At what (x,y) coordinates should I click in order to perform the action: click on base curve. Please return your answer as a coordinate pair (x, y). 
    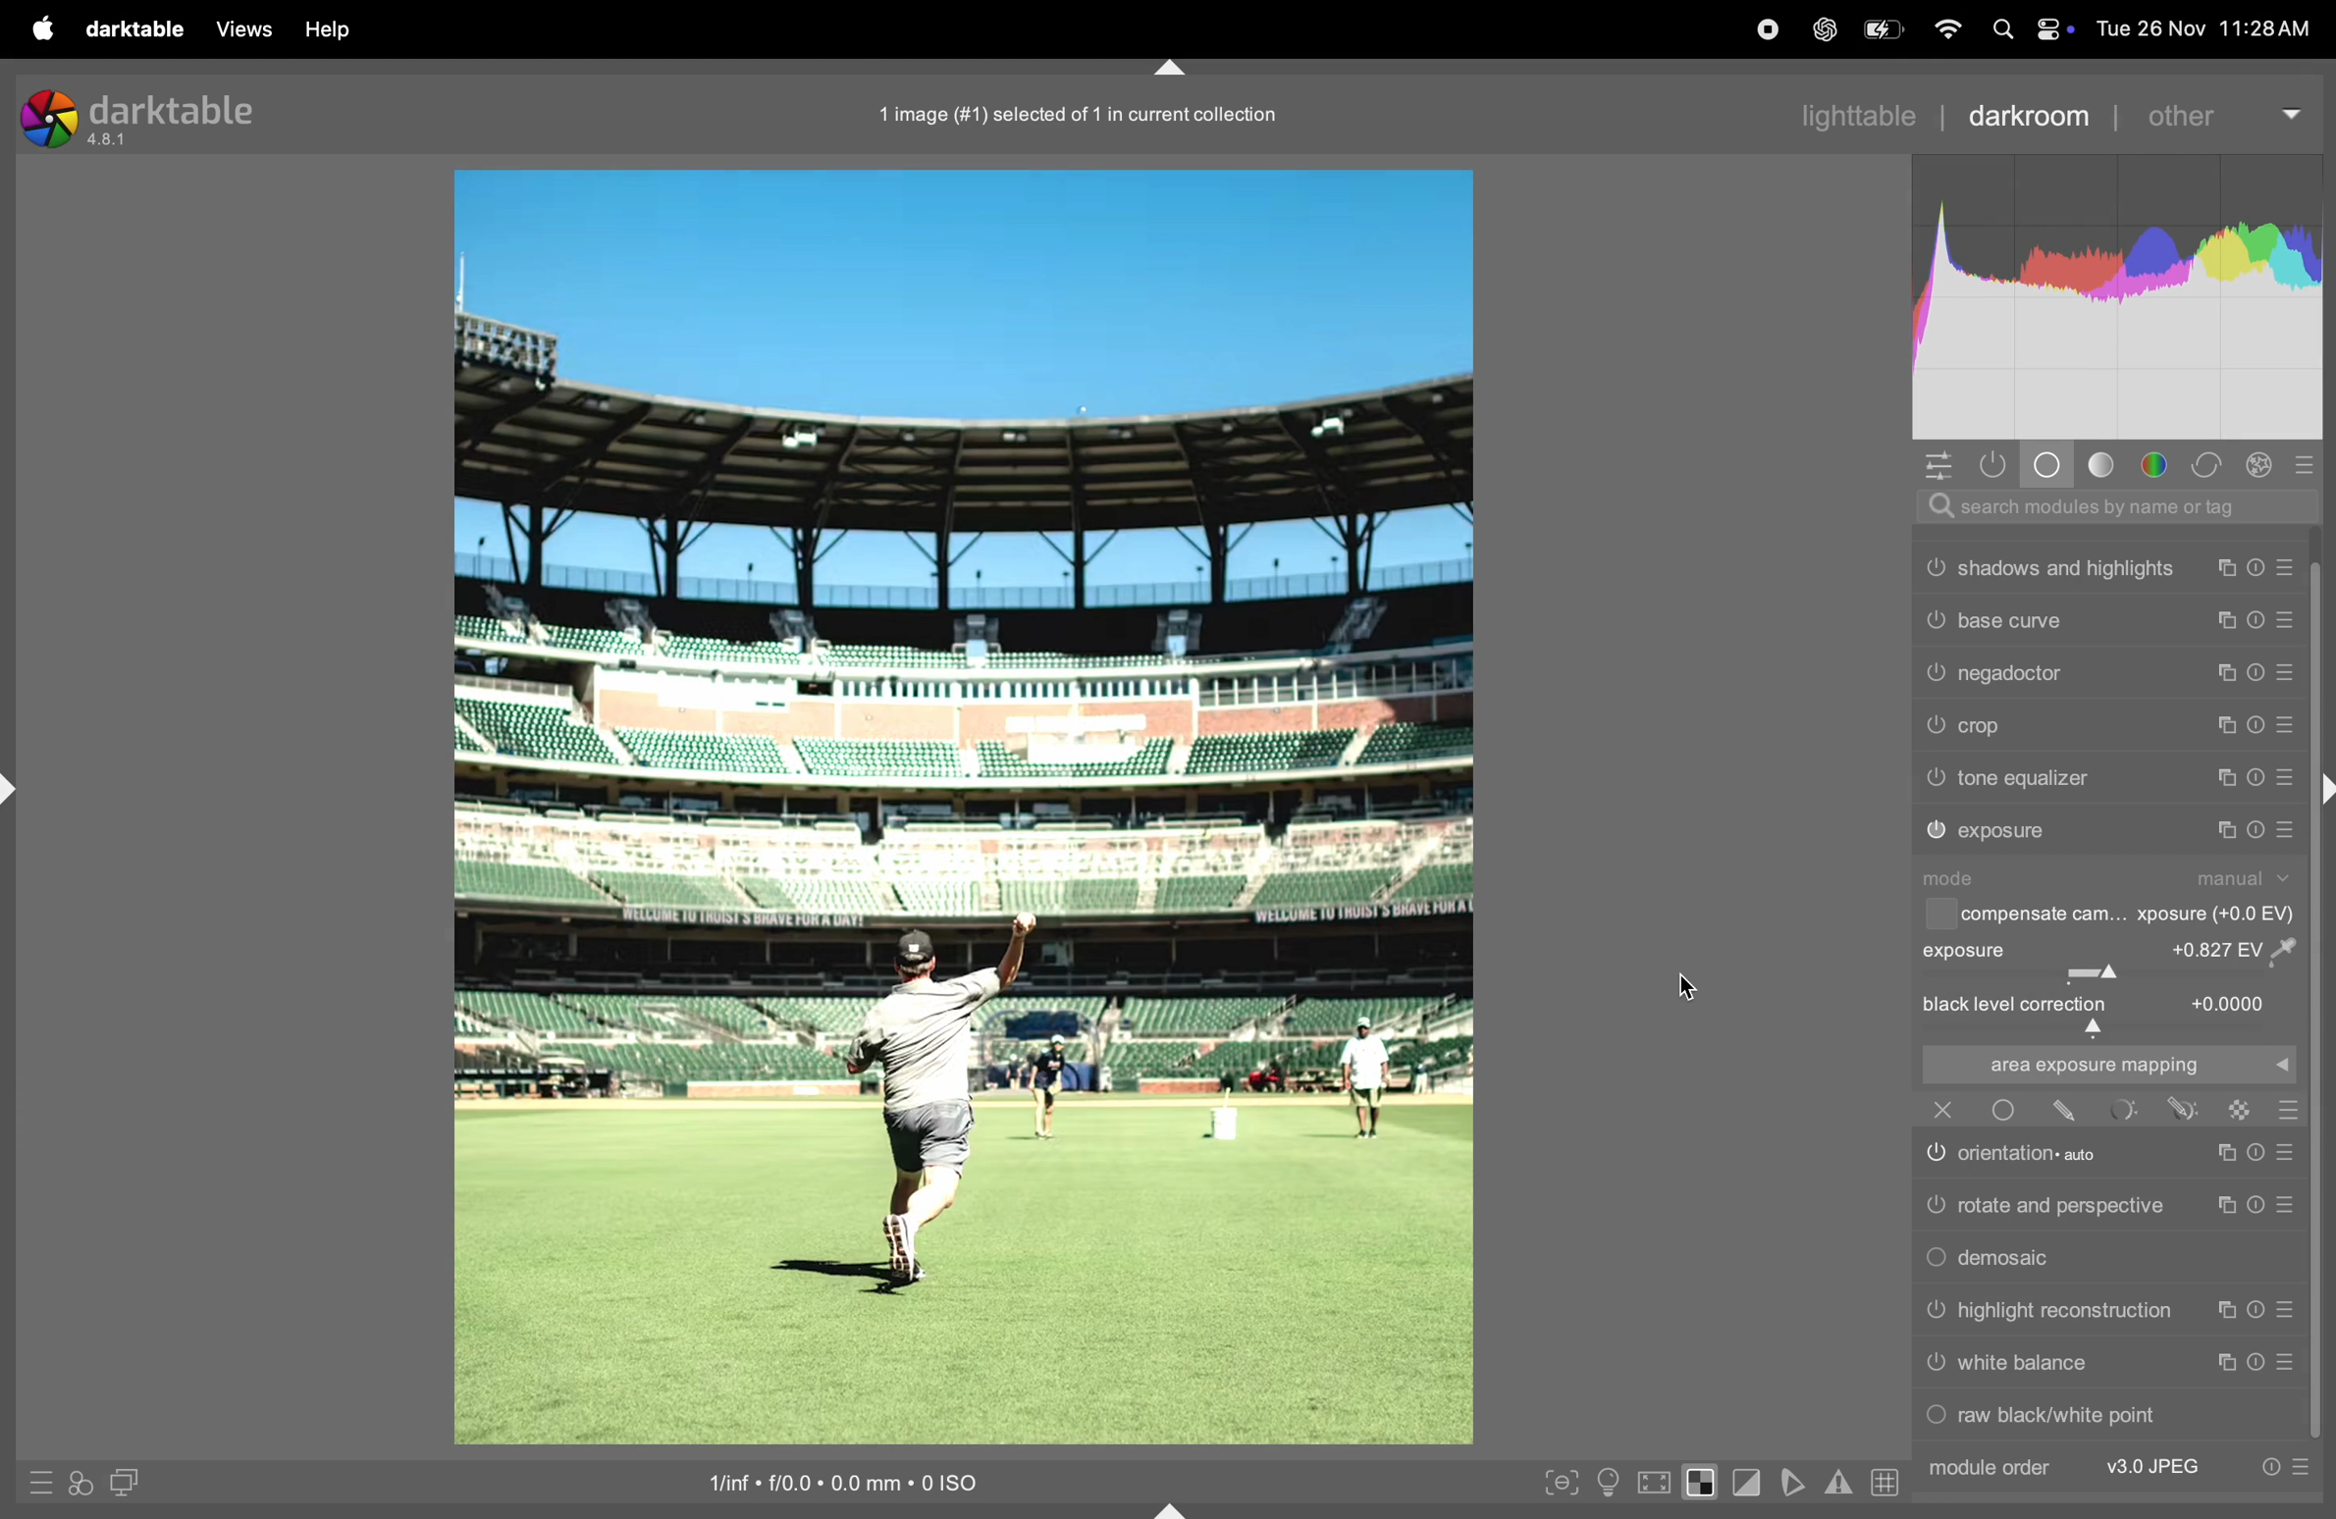
    Looking at the image, I should click on (2011, 620).